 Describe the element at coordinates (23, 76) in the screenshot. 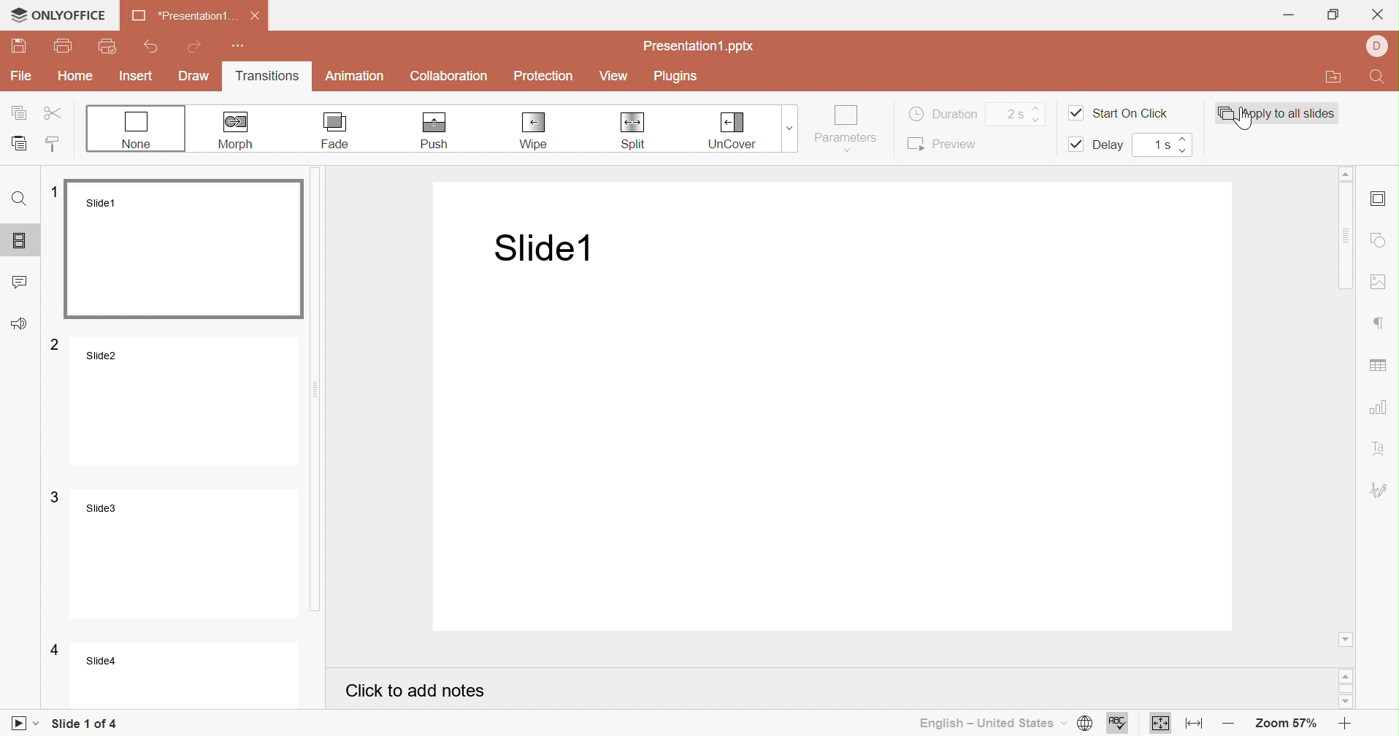

I see `File` at that location.